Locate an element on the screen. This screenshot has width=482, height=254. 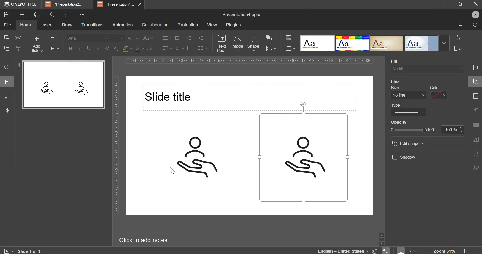
background fill is located at coordinates (428, 69).